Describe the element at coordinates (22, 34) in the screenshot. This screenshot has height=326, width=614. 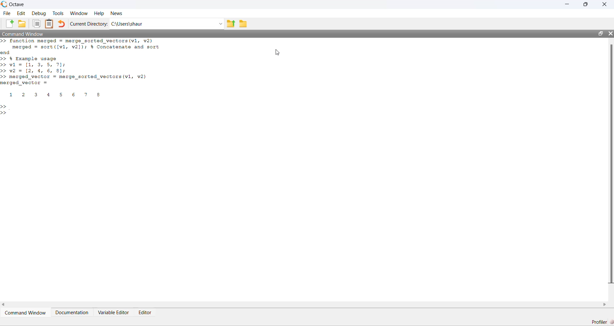
I see `‘Command Window` at that location.